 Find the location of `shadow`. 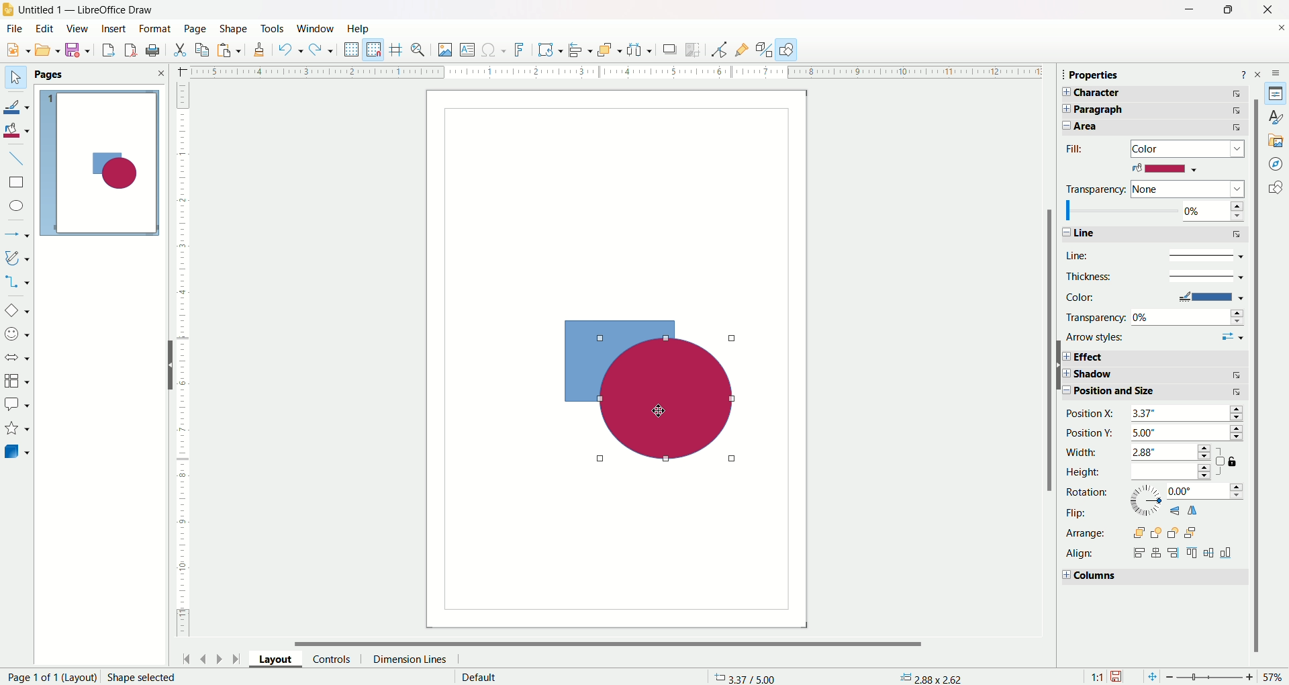

shadow is located at coordinates (1153, 376).